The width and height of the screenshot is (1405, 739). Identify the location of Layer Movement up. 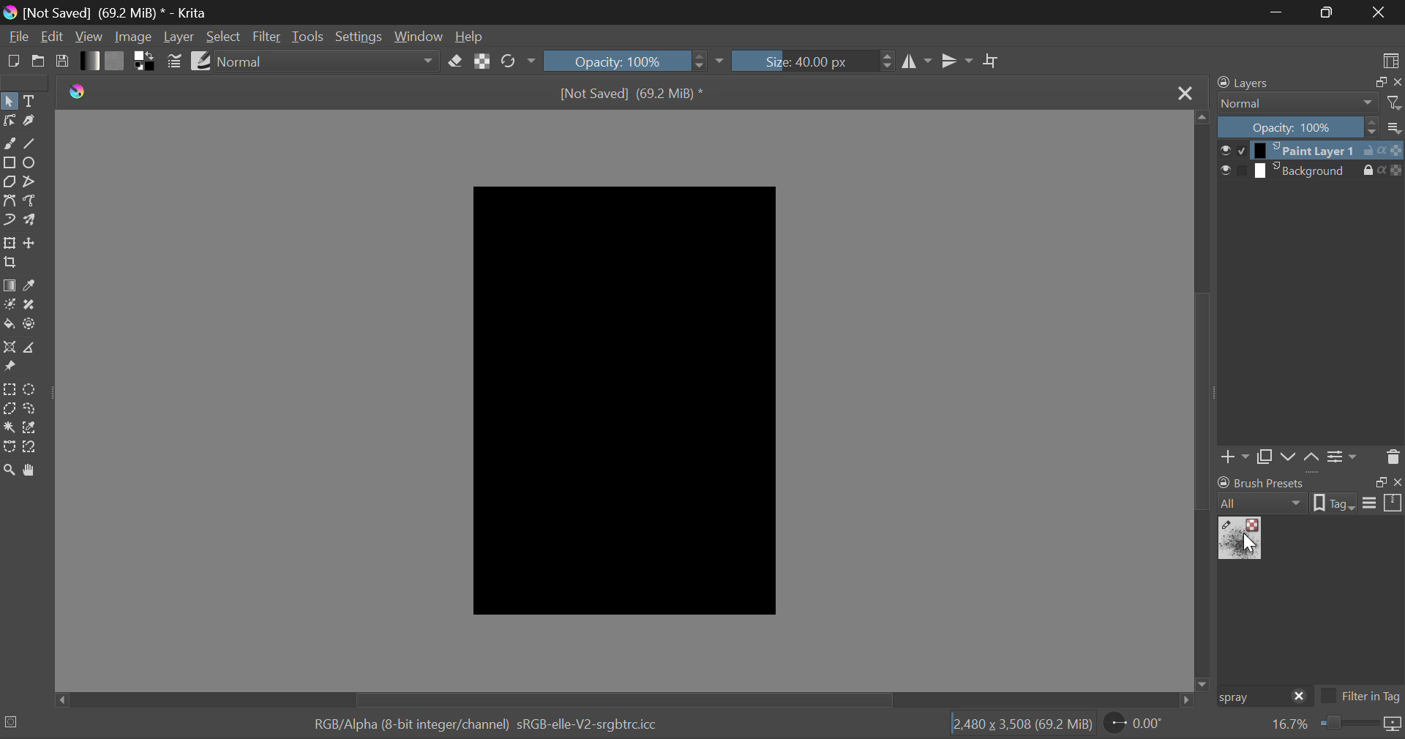
(1312, 459).